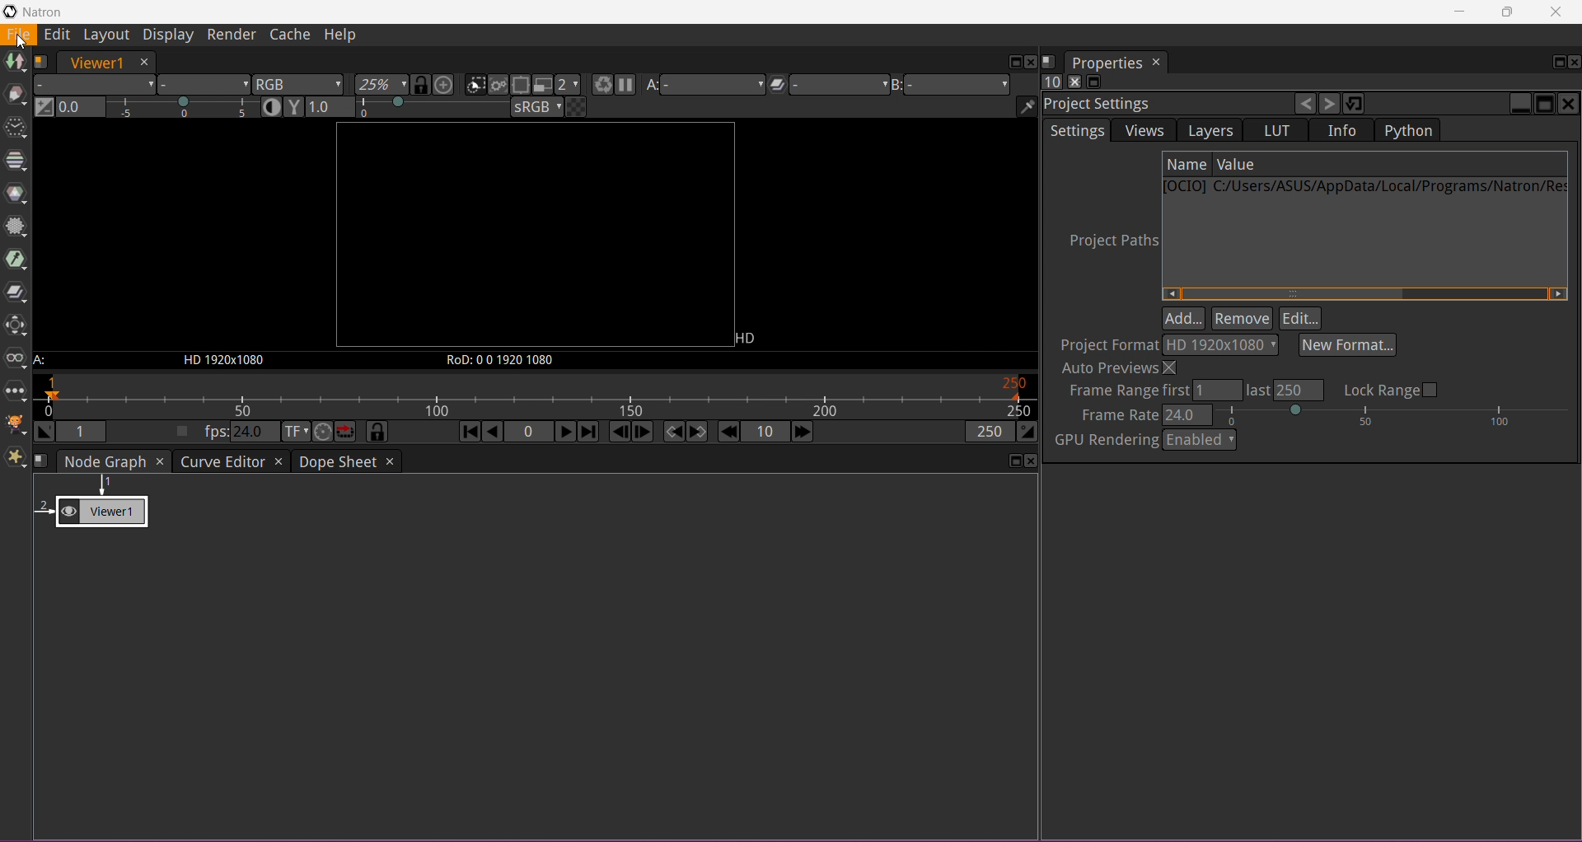 Image resolution: width=1582 pixels, height=842 pixels. Describe the element at coordinates (494, 433) in the screenshot. I see `Play backward` at that location.